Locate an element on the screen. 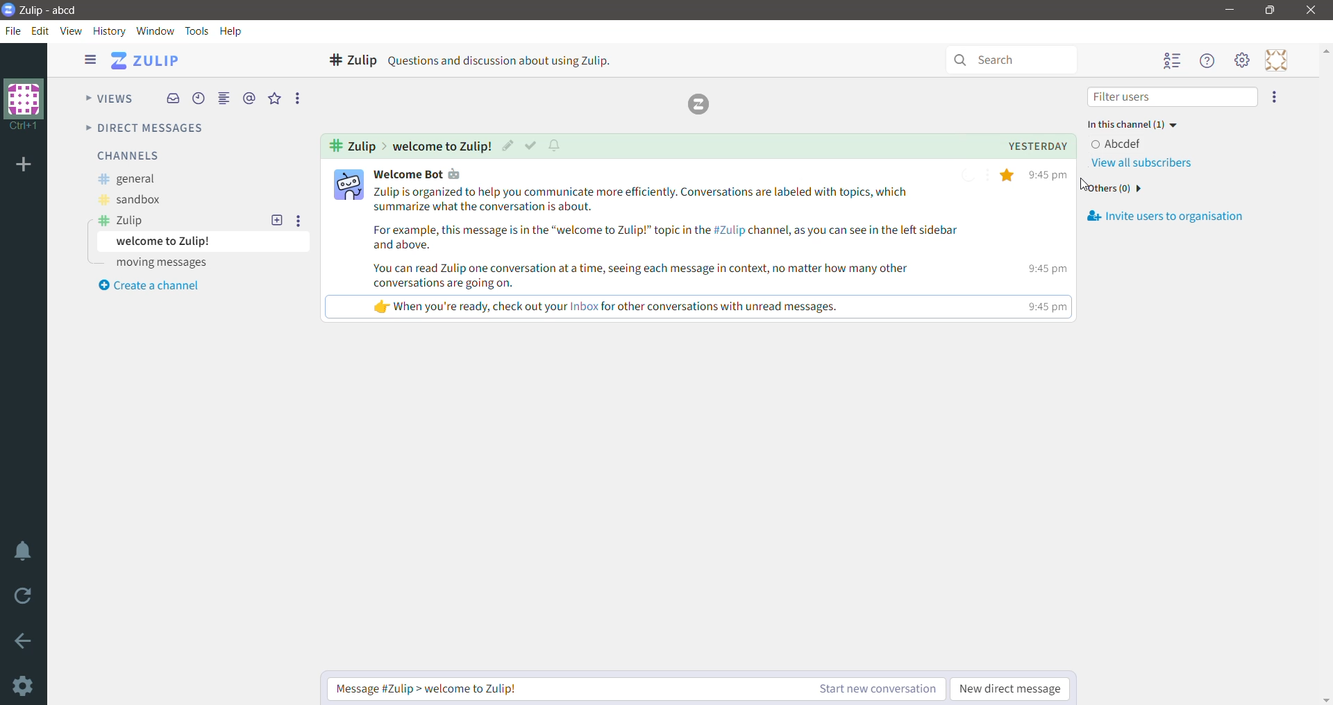  Application is located at coordinates (147, 60).